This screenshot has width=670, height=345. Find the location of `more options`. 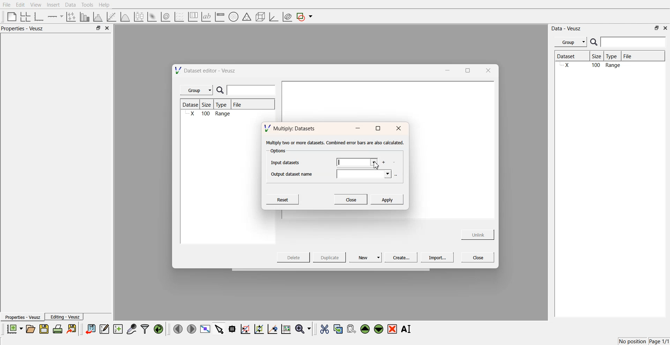

more options is located at coordinates (396, 175).